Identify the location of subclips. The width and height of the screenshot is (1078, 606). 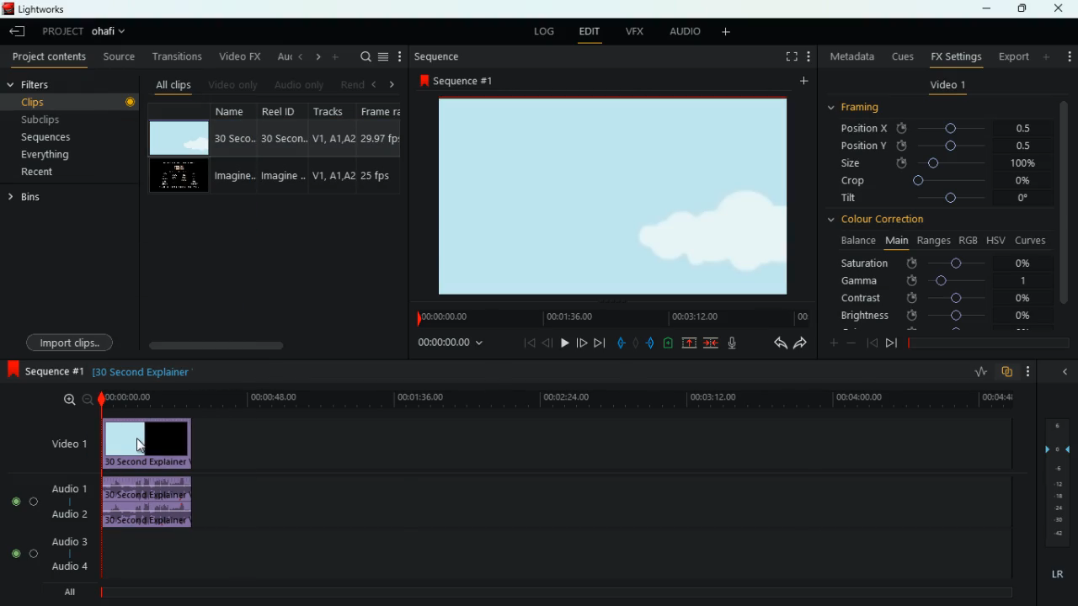
(66, 118).